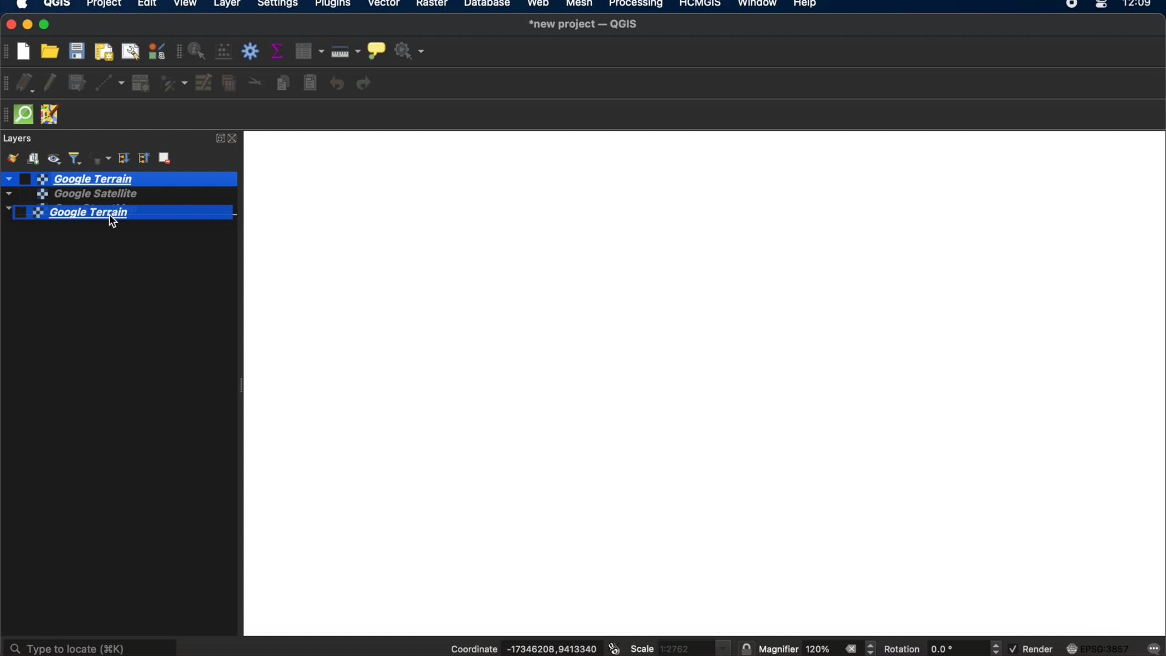  What do you see at coordinates (27, 50) in the screenshot?
I see `new project` at bounding box center [27, 50].